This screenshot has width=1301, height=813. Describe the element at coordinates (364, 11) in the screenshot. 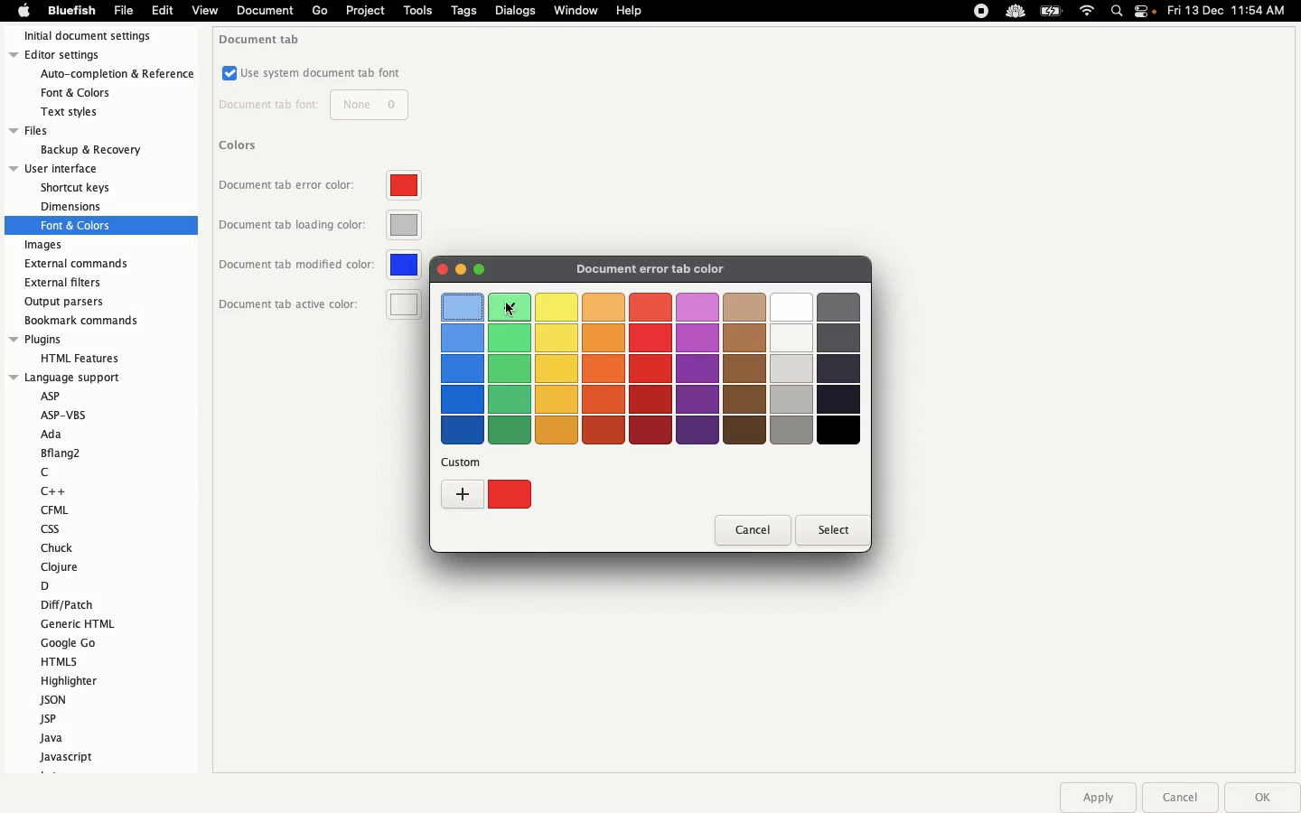

I see `Project` at that location.